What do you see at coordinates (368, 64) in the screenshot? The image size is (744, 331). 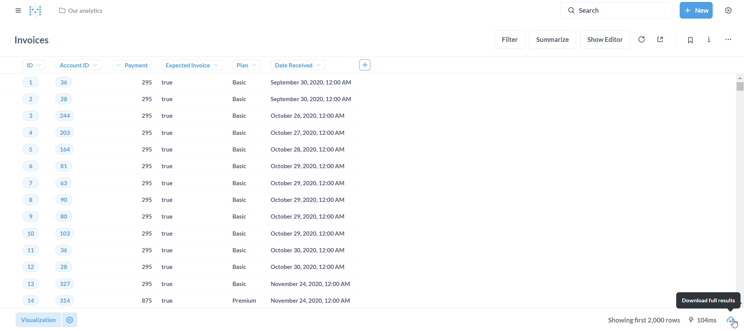 I see `add column` at bounding box center [368, 64].